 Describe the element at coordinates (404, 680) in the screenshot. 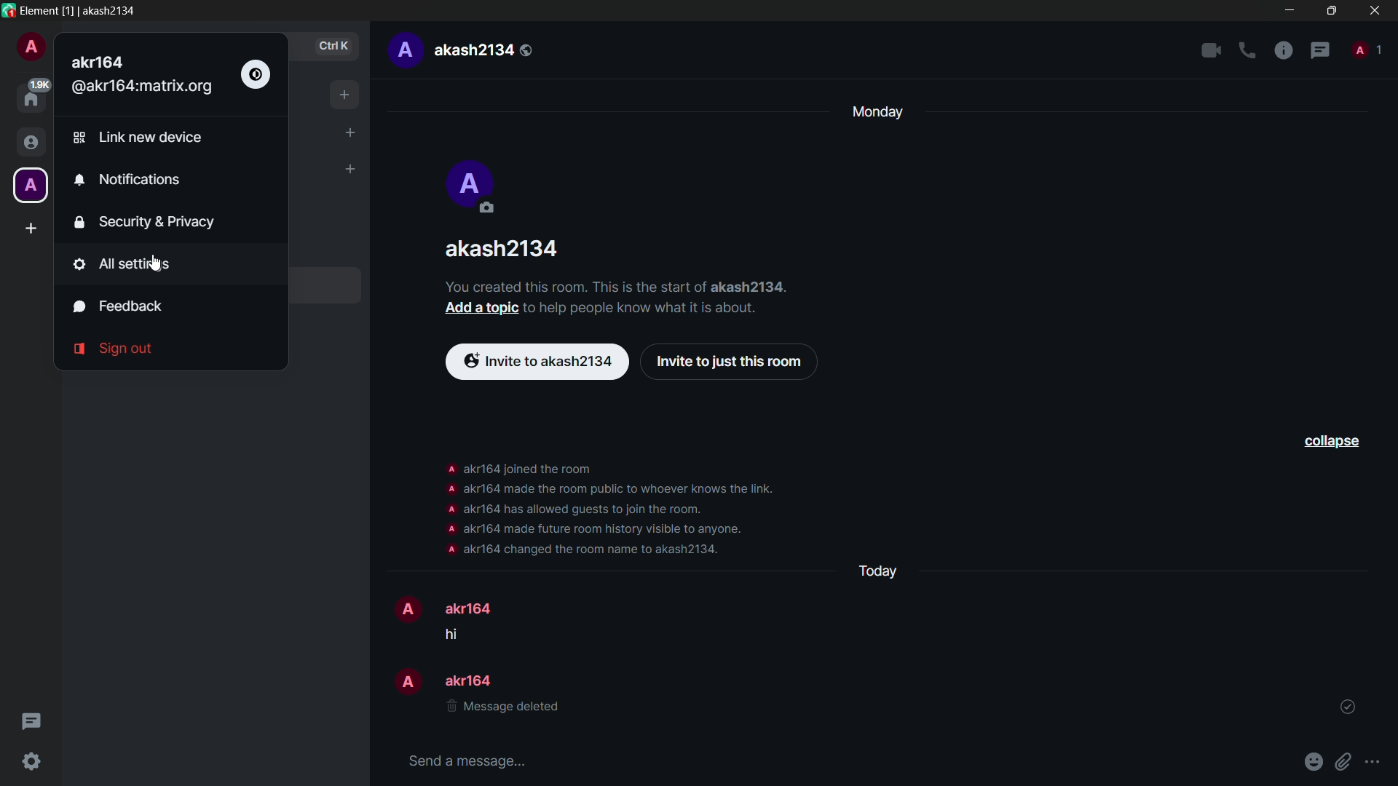

I see `profile` at that location.